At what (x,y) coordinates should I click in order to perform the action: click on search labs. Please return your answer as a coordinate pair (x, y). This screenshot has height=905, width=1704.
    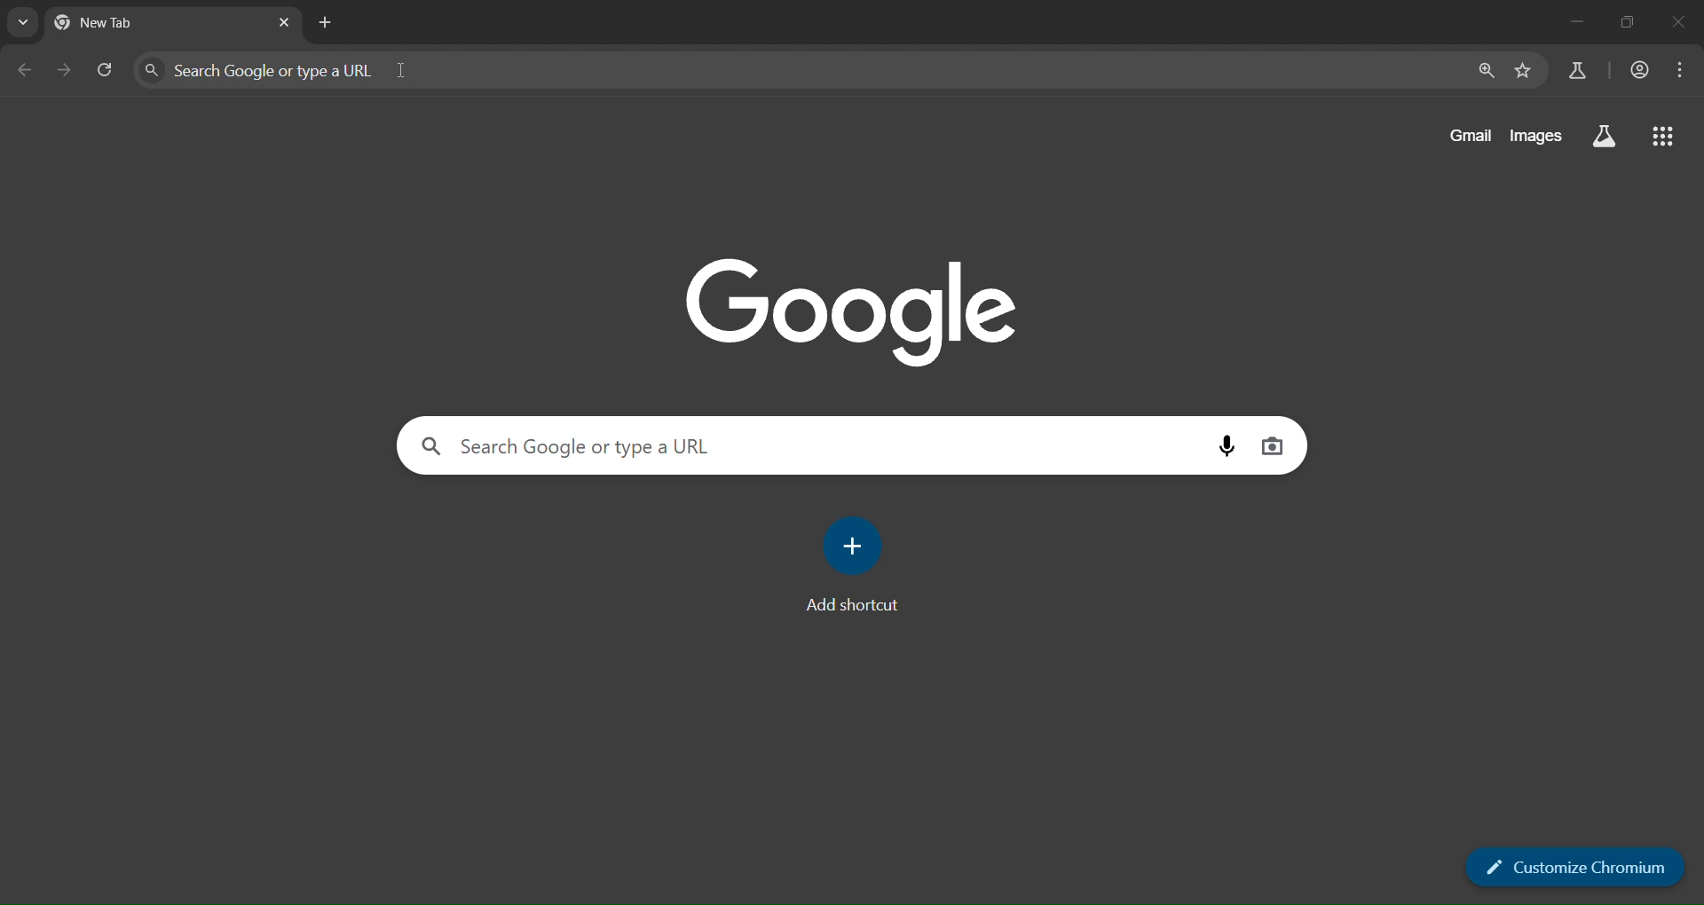
    Looking at the image, I should click on (1575, 70).